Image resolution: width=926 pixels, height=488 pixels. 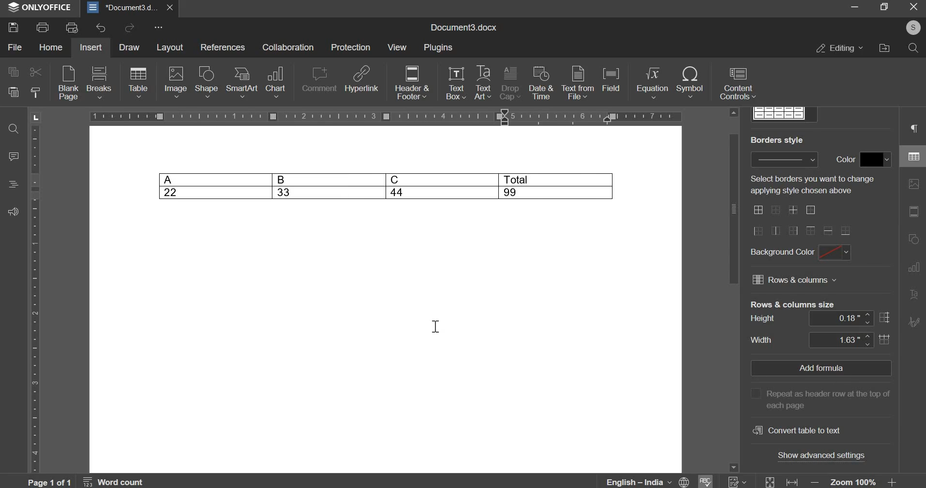 What do you see at coordinates (914, 49) in the screenshot?
I see `search` at bounding box center [914, 49].